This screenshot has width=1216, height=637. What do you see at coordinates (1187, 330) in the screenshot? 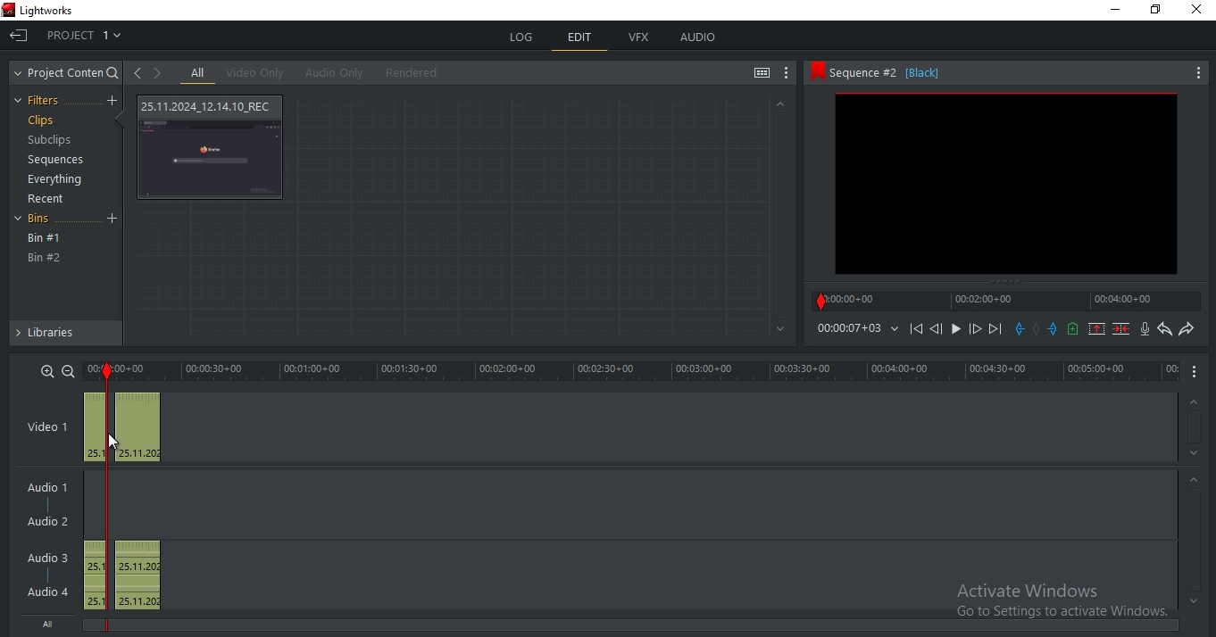
I see `redo` at bounding box center [1187, 330].